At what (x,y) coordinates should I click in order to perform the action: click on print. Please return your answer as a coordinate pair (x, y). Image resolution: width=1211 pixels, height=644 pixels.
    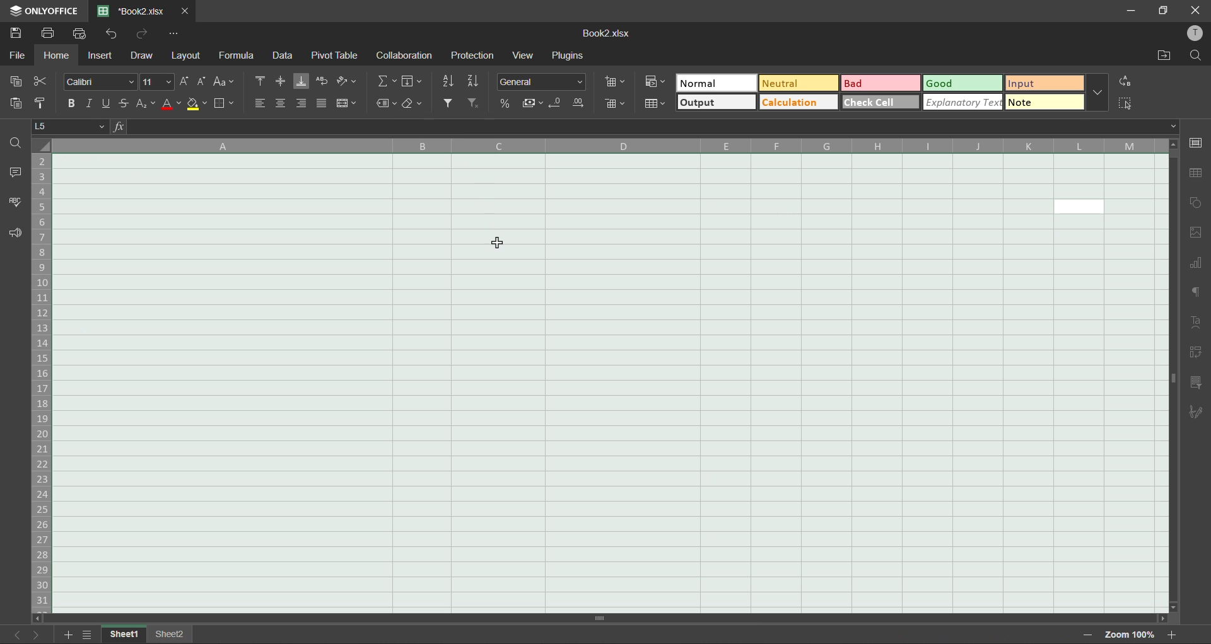
    Looking at the image, I should click on (47, 33).